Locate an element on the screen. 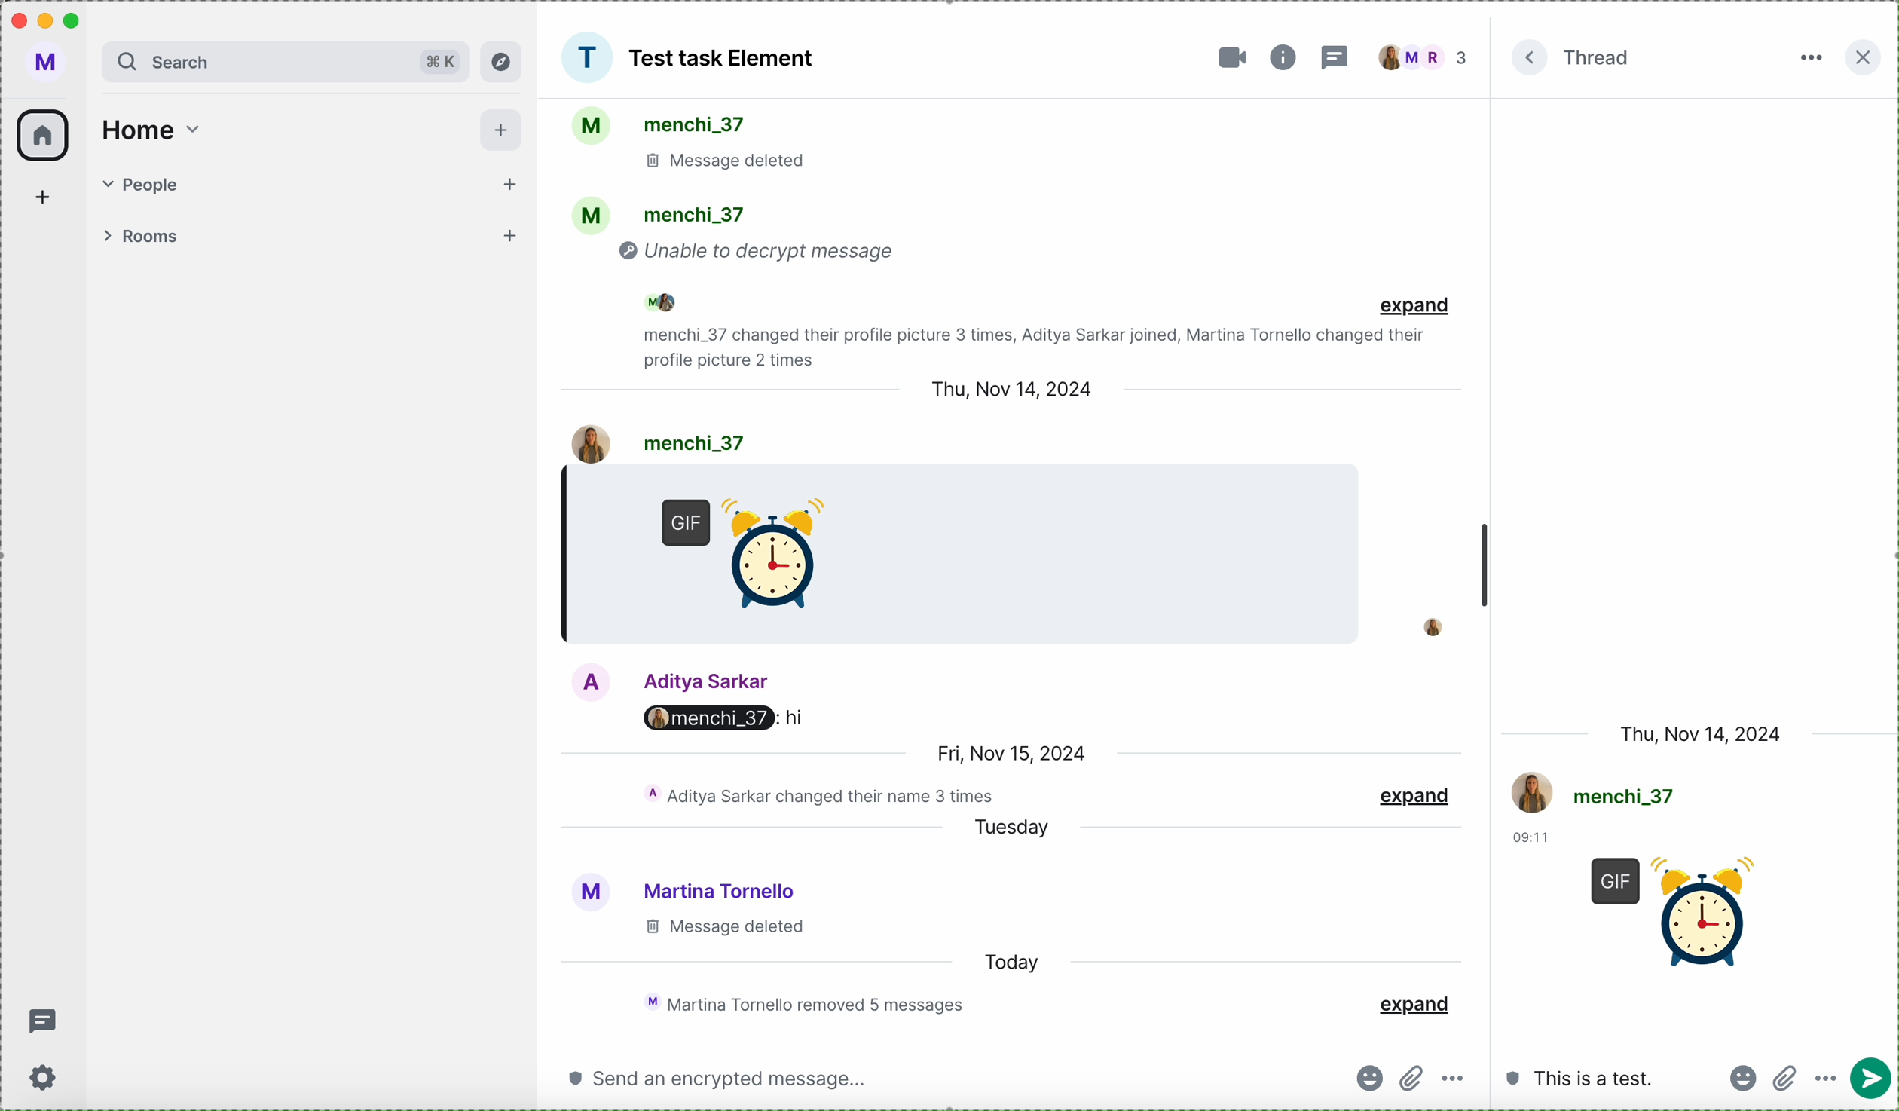 This screenshot has height=1111, width=1899. home is located at coordinates (151, 130).